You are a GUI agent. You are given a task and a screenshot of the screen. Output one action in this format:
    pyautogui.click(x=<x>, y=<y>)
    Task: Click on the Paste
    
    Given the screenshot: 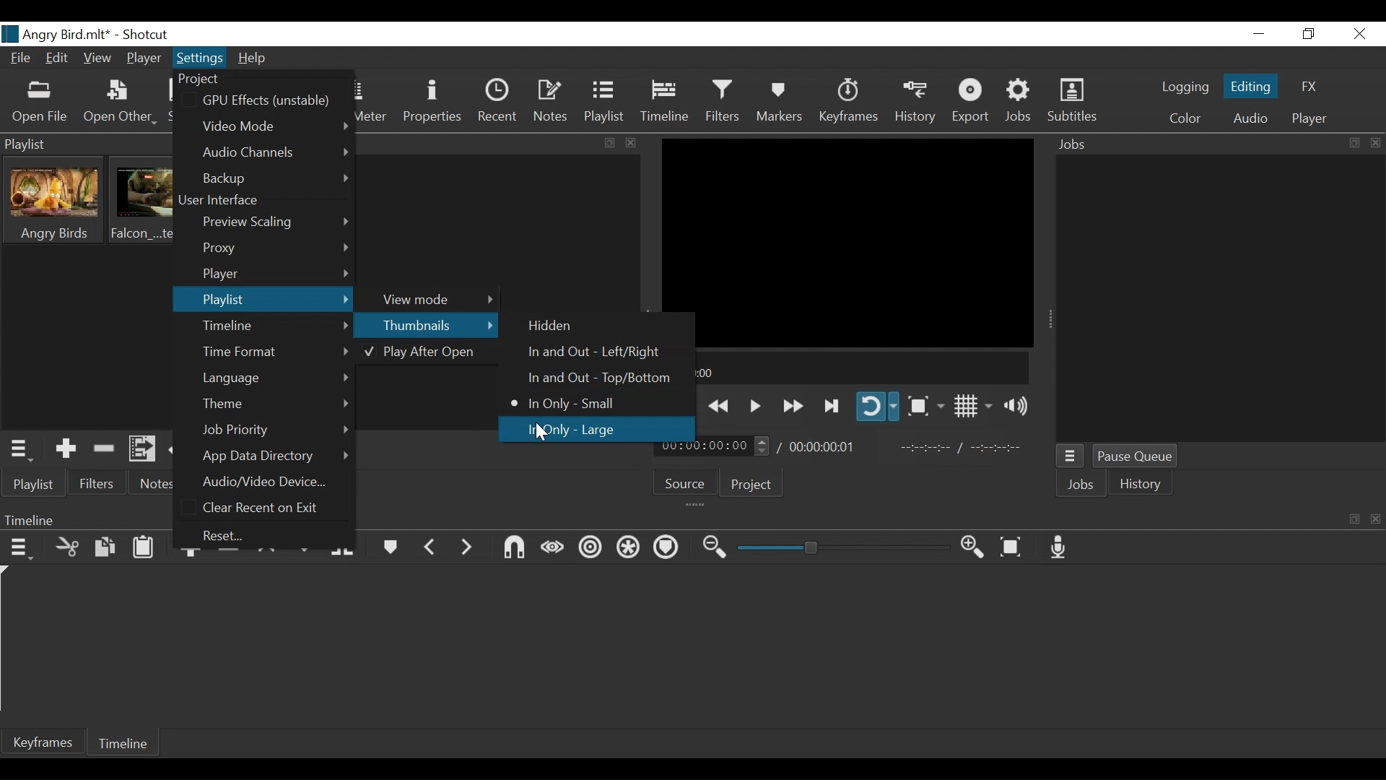 What is the action you would take?
    pyautogui.click(x=144, y=548)
    